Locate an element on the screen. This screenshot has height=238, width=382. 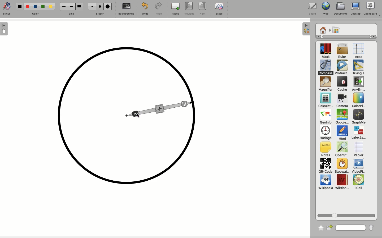
Protractor is located at coordinates (343, 67).